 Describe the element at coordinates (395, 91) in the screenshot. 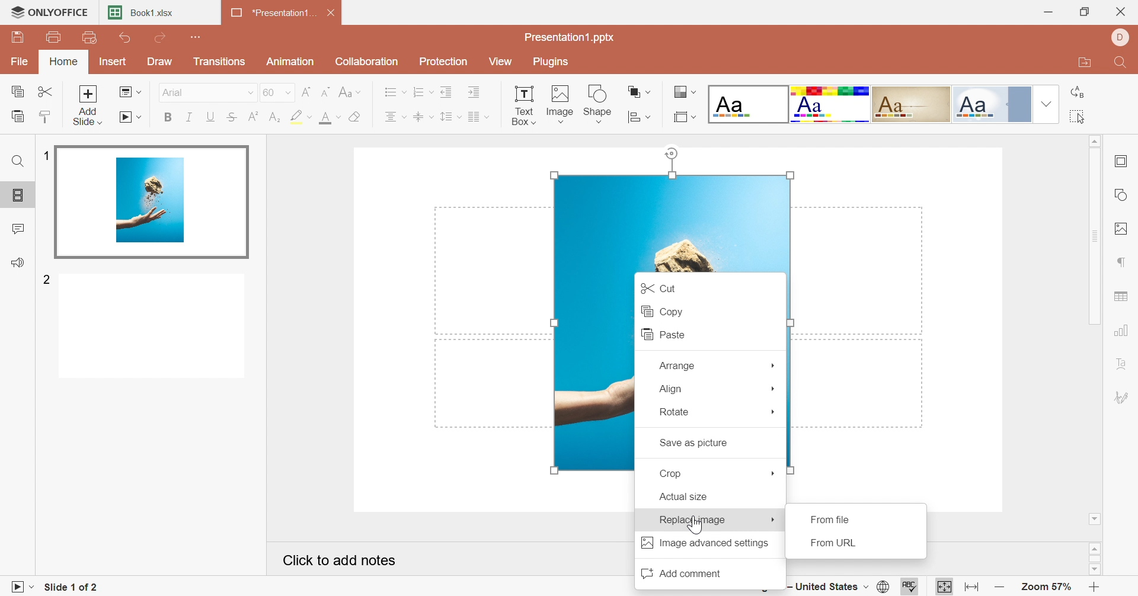

I see `Bullets` at that location.